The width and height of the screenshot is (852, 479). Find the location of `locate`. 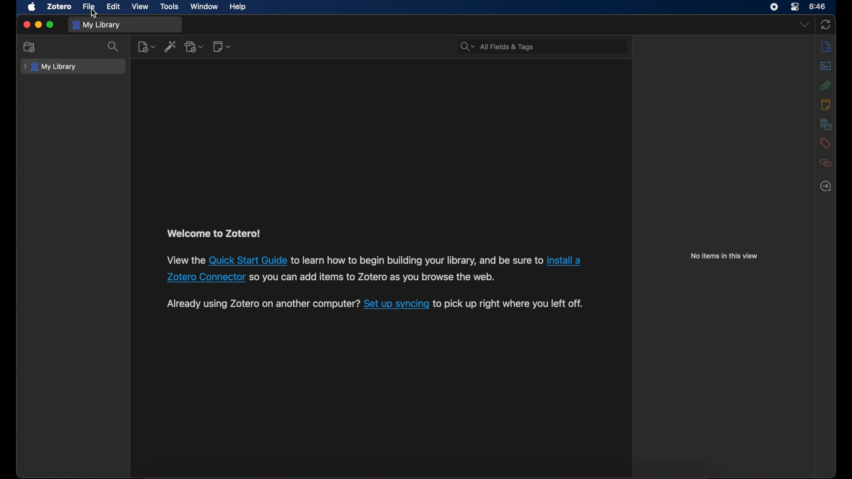

locate is located at coordinates (825, 187).